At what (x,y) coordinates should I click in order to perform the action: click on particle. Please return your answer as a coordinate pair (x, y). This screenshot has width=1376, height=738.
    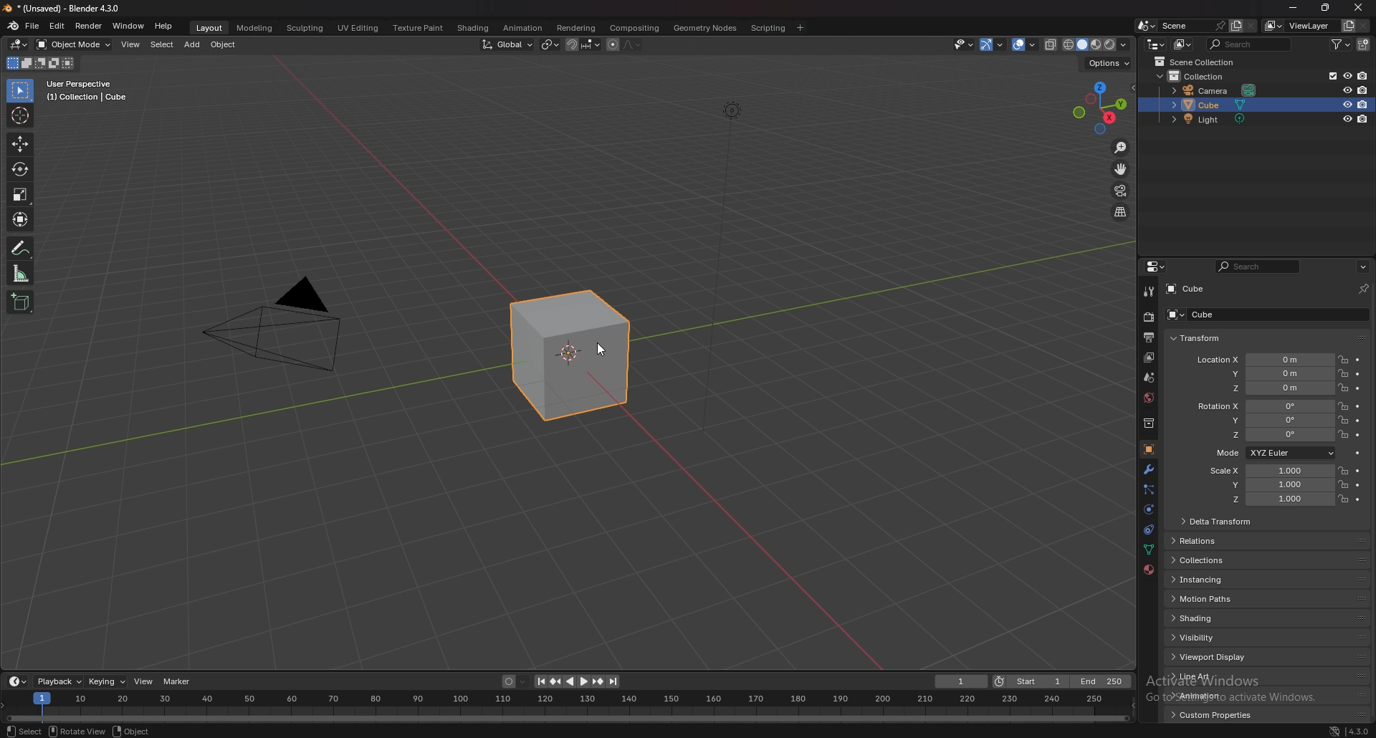
    Looking at the image, I should click on (1150, 490).